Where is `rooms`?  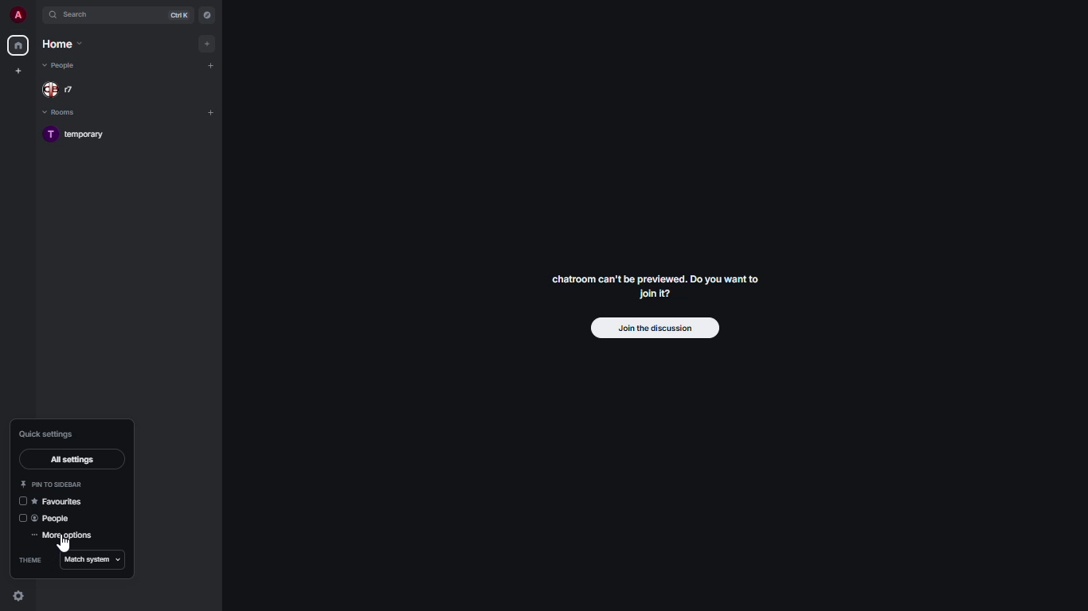 rooms is located at coordinates (62, 113).